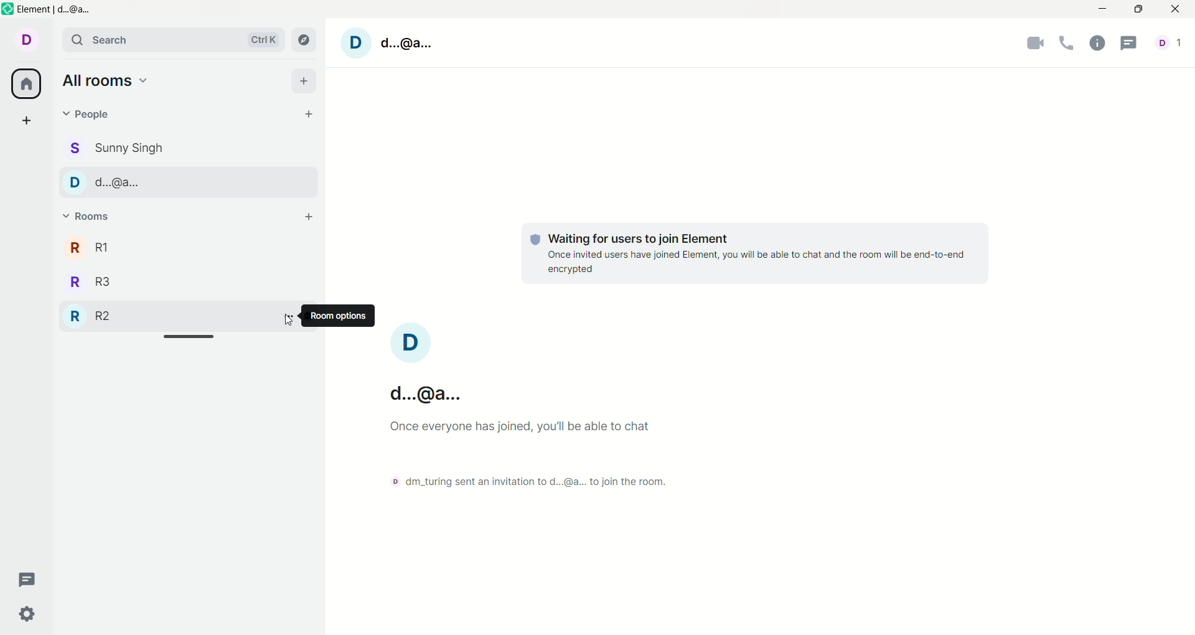  Describe the element at coordinates (532, 454) in the screenshot. I see `text` at that location.